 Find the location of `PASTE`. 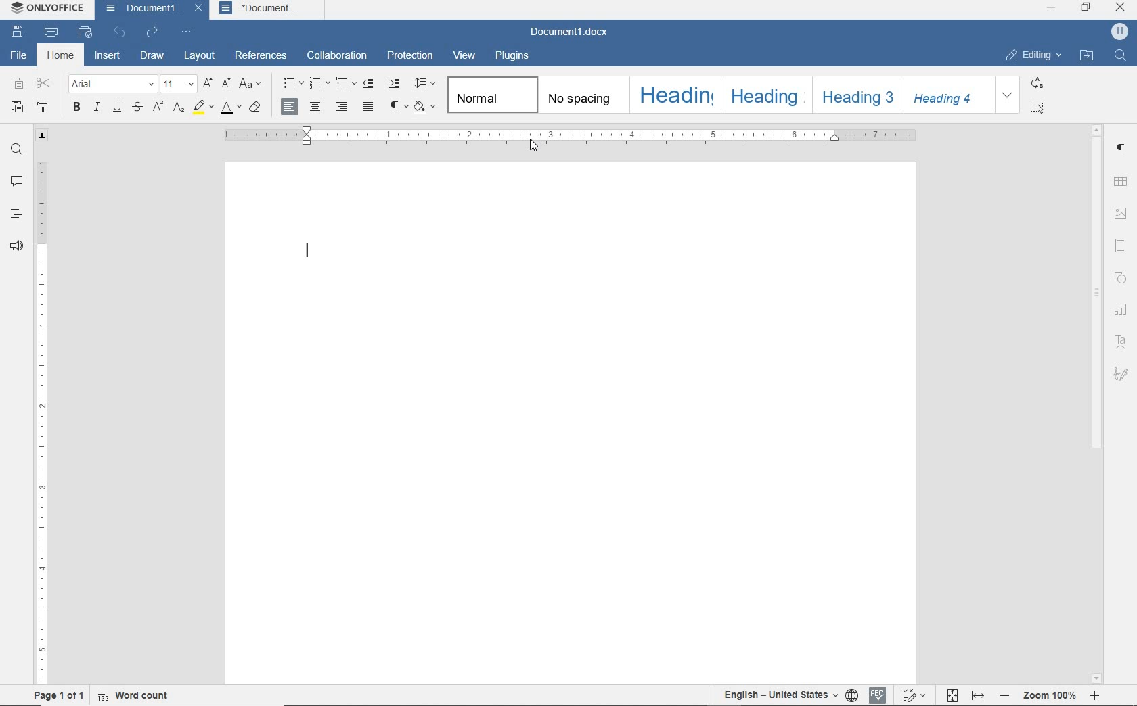

PASTE is located at coordinates (18, 108).